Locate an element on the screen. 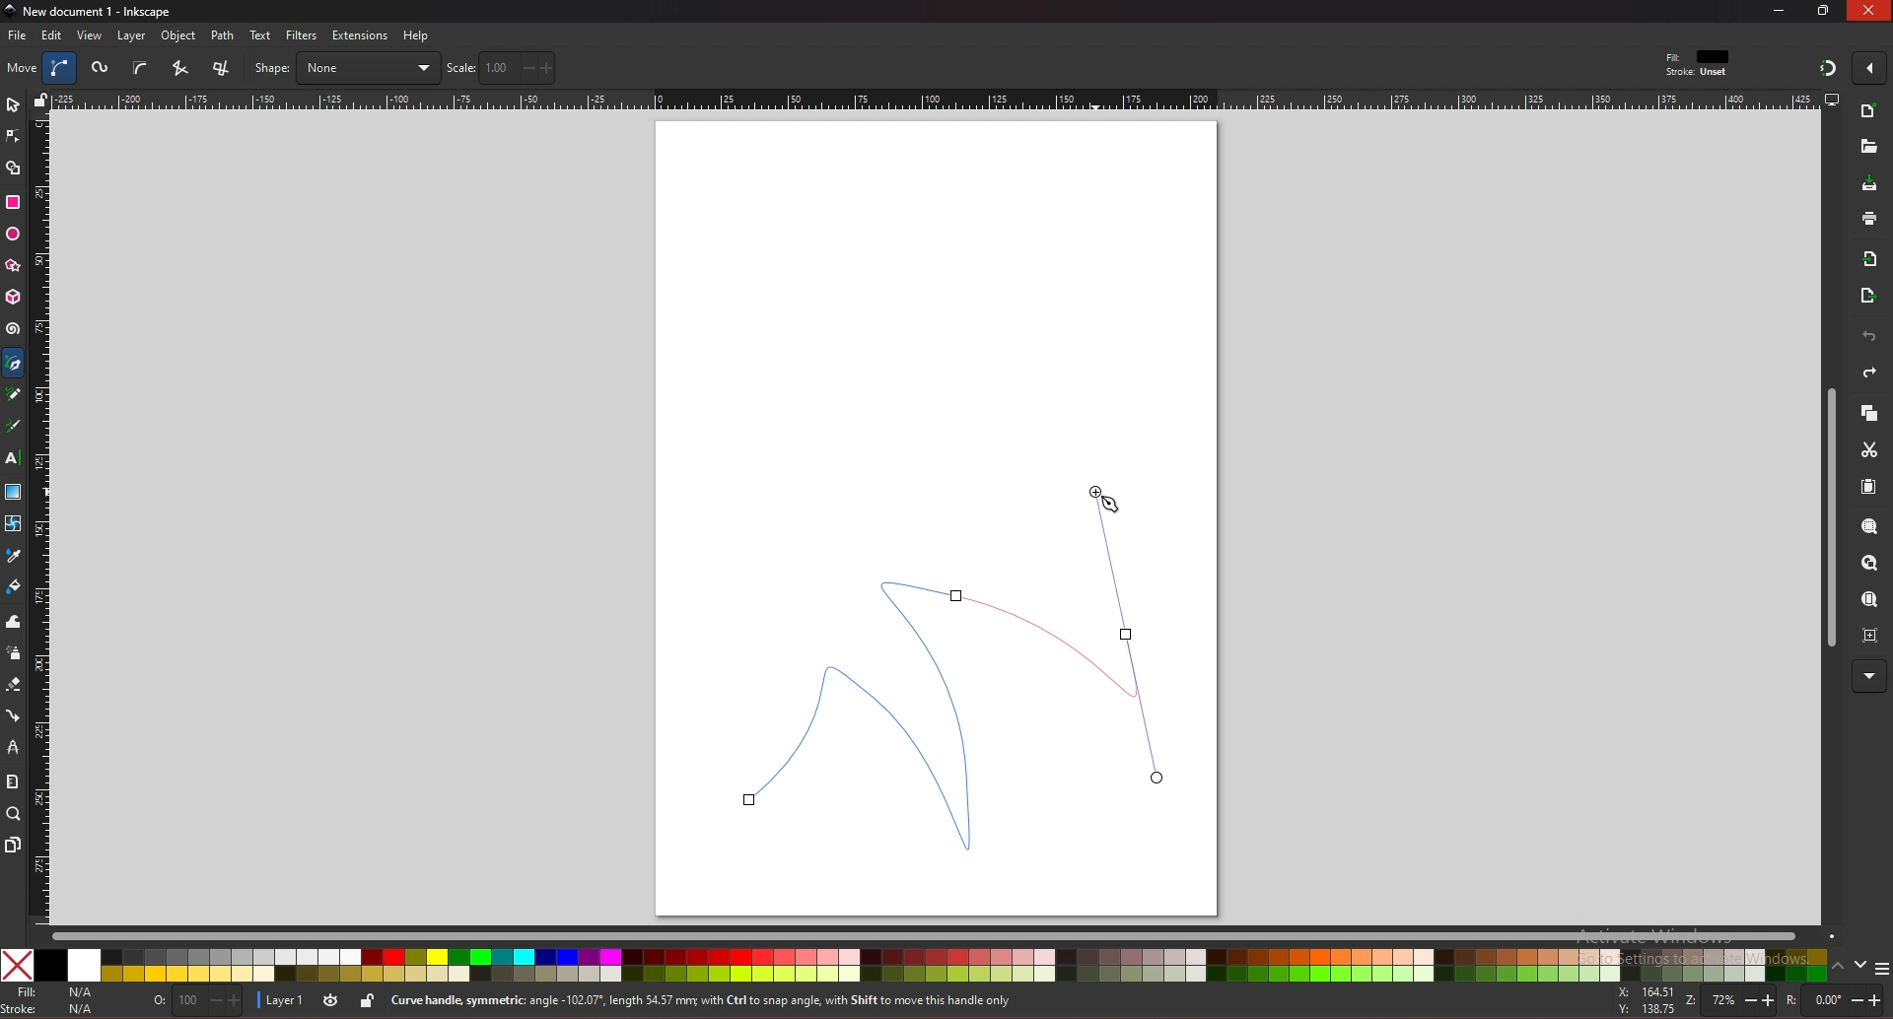 The image size is (1893, 1019). cursor is located at coordinates (1101, 500).